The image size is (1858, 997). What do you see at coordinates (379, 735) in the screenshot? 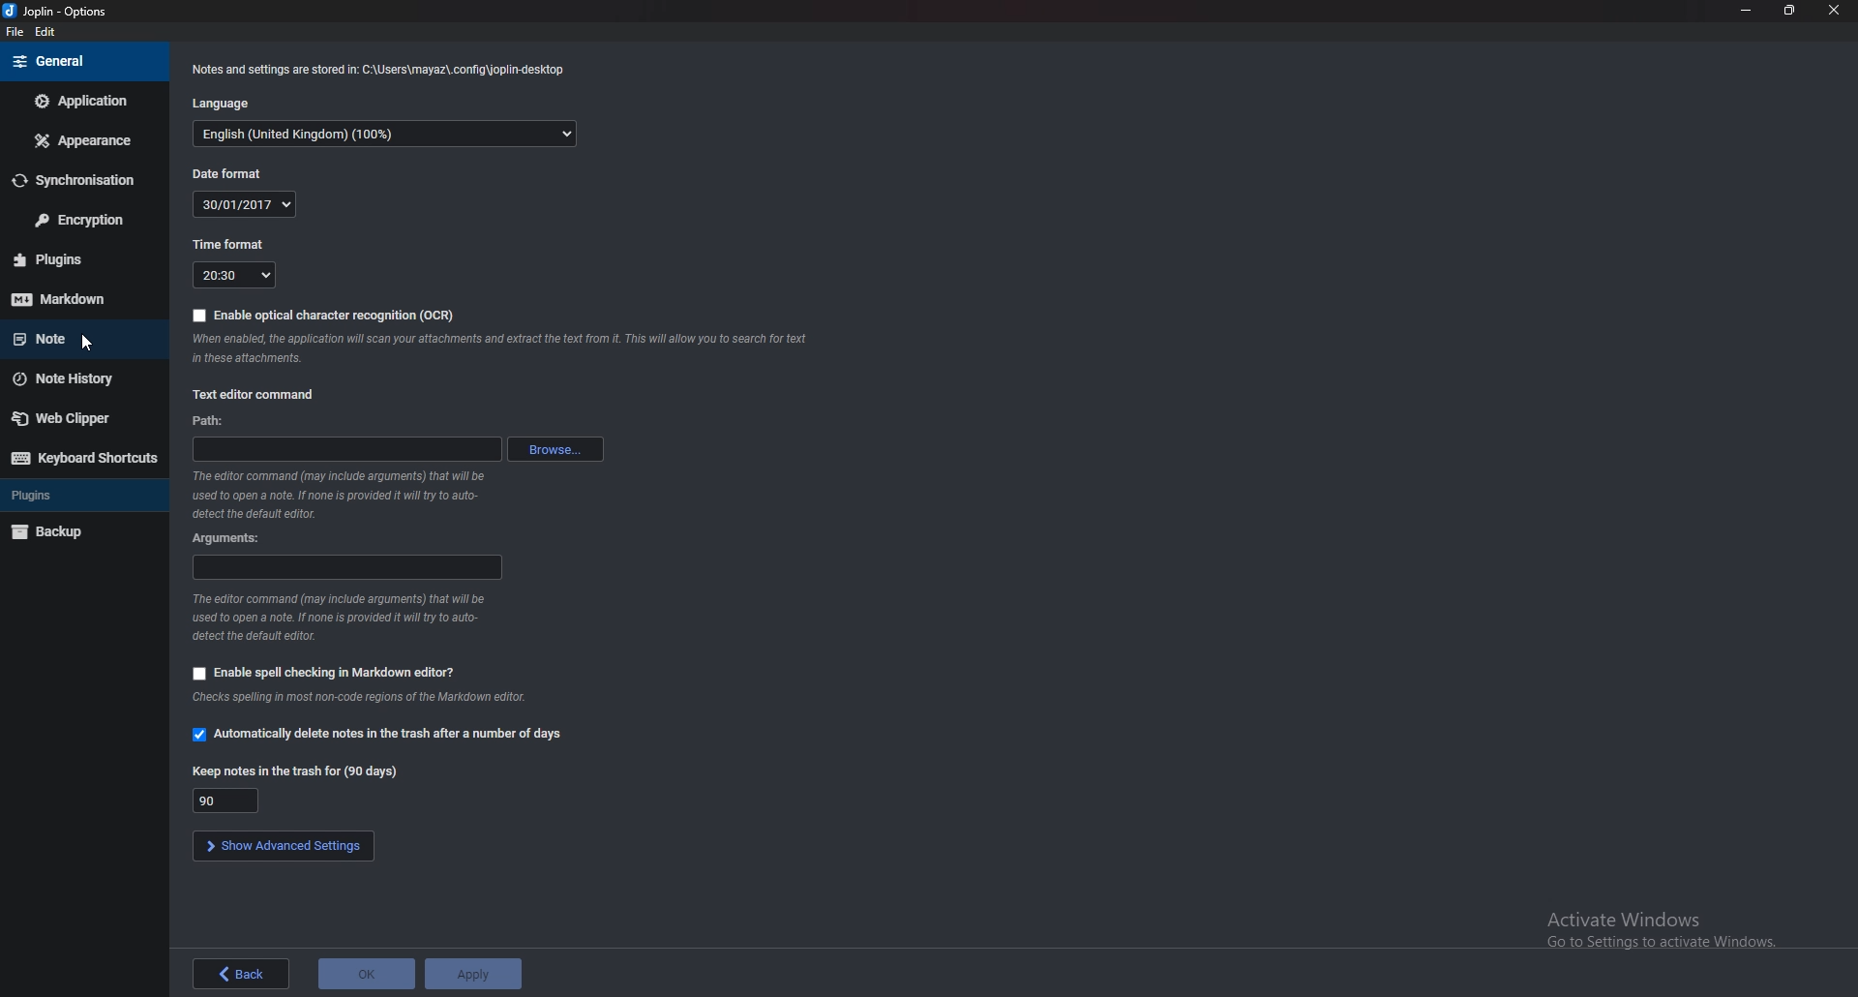
I see `Automatically delete notes` at bounding box center [379, 735].